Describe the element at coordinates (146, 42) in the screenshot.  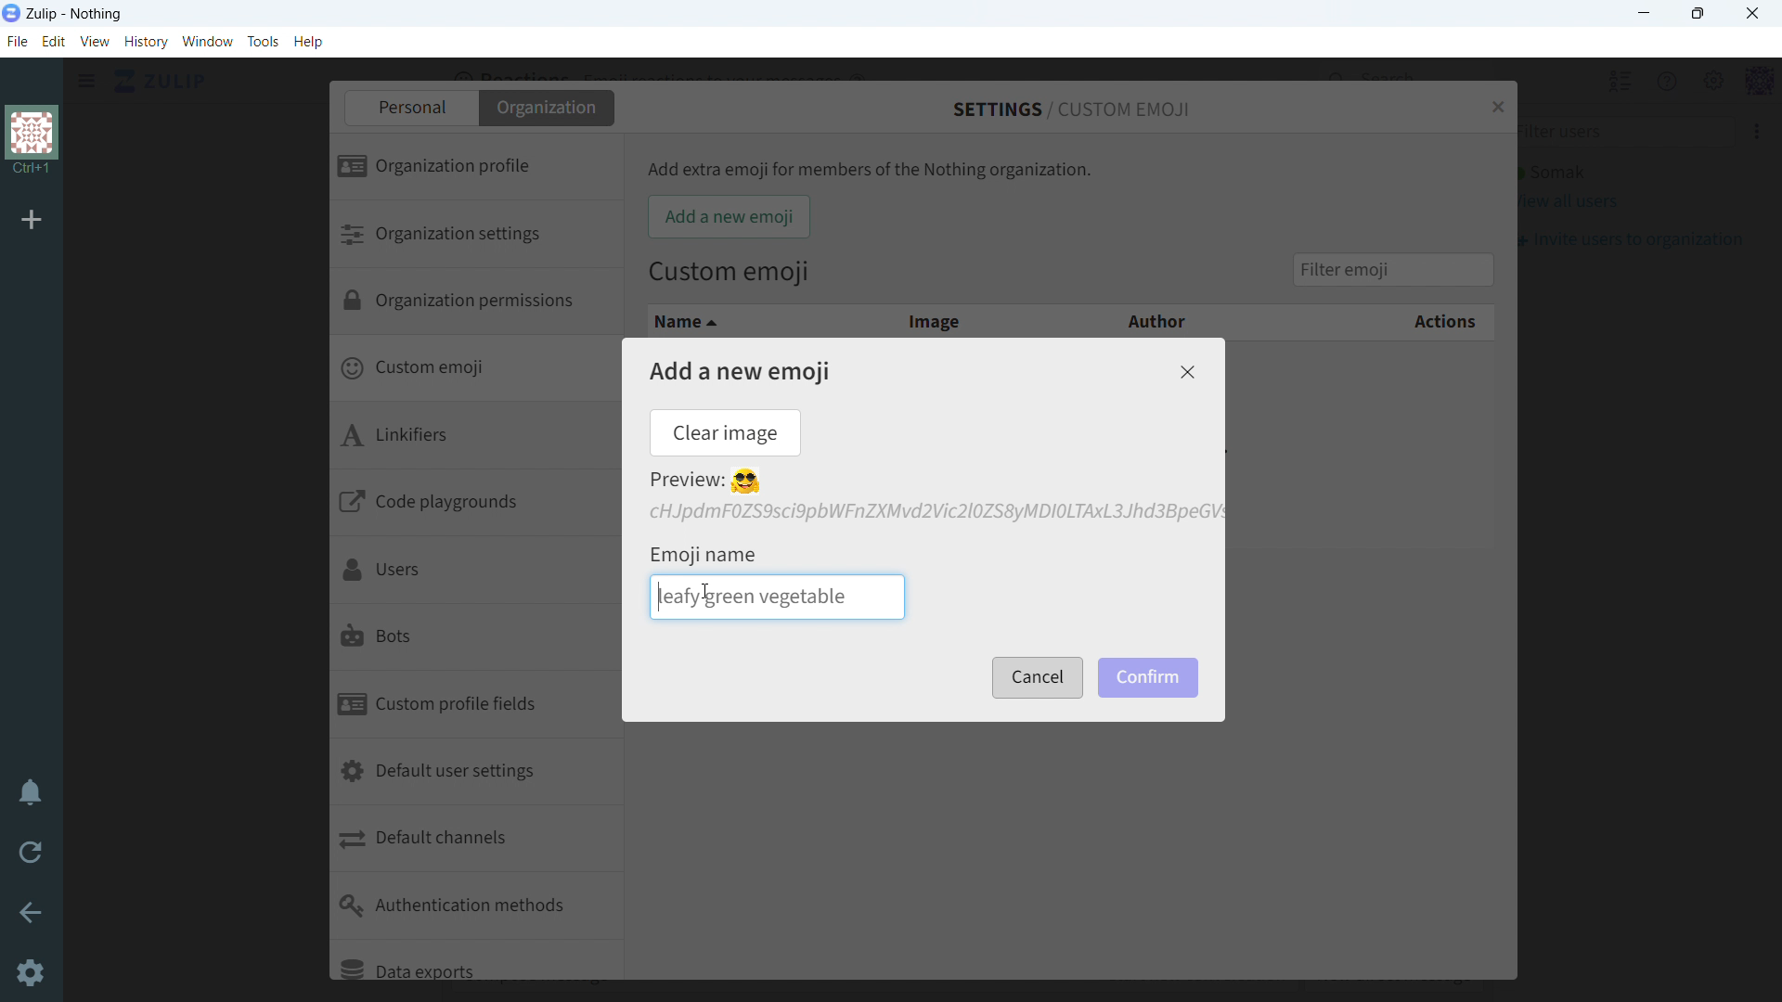
I see `history` at that location.